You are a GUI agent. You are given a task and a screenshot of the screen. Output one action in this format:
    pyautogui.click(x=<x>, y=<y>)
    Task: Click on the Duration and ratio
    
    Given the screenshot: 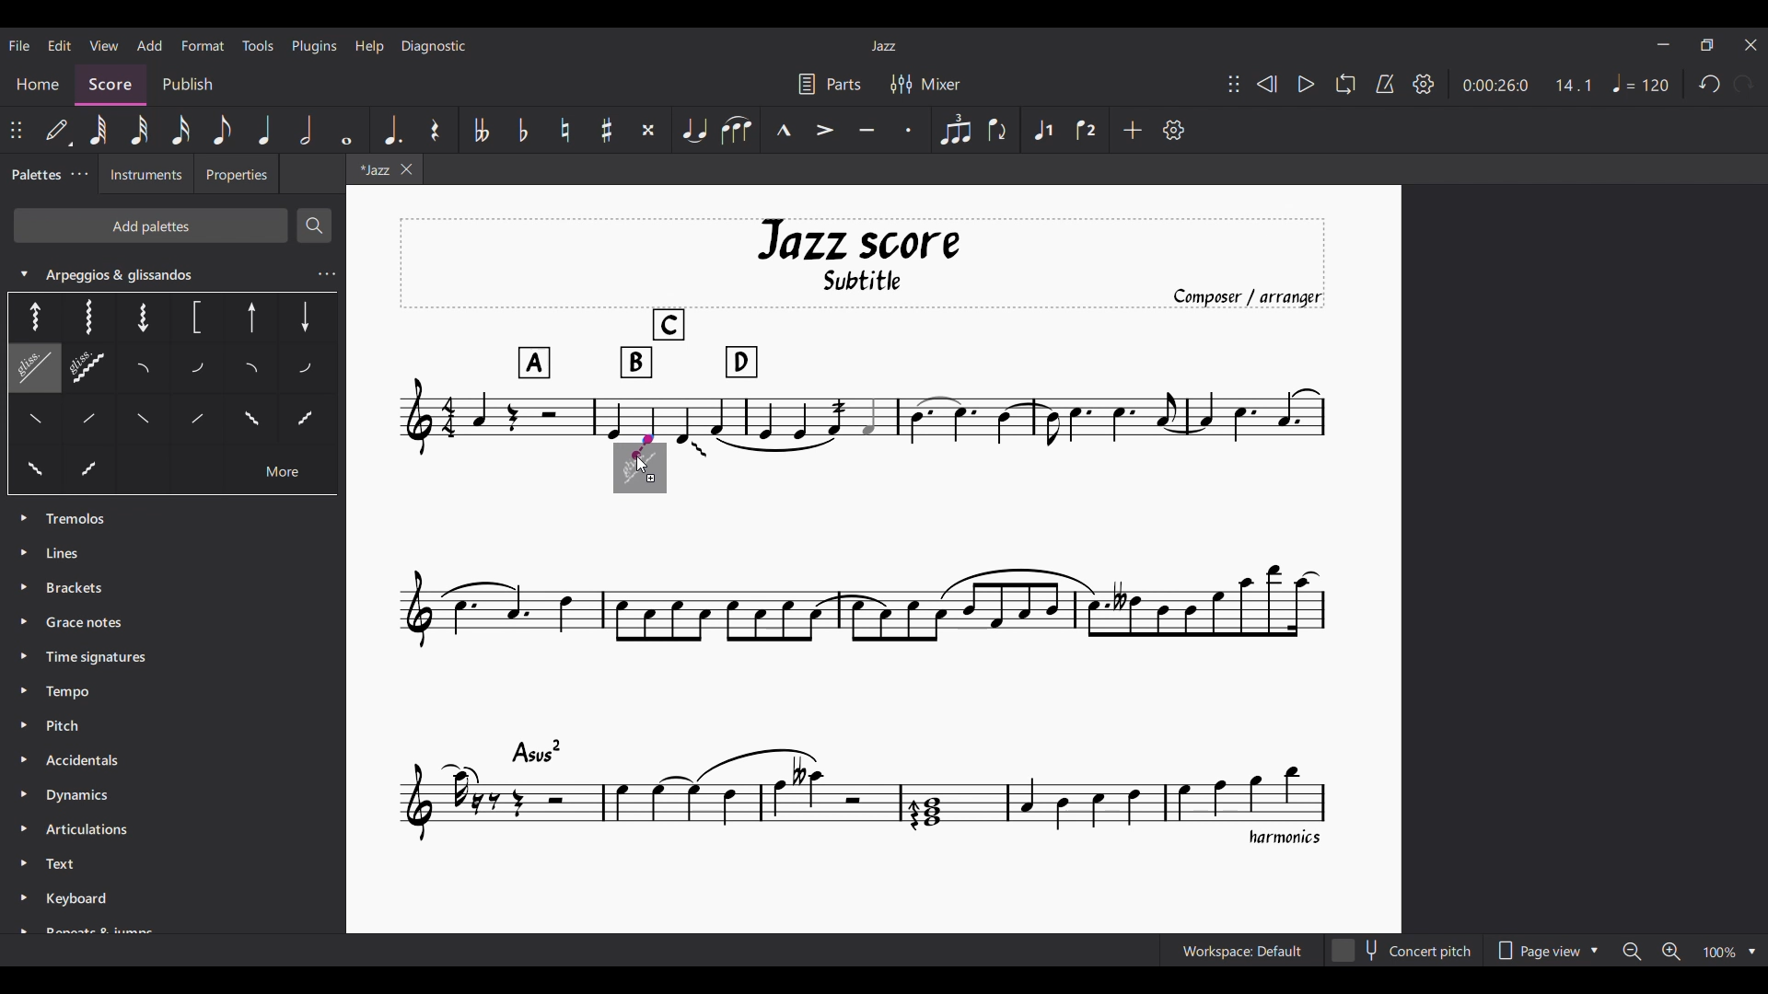 What is the action you would take?
    pyautogui.click(x=1527, y=86)
    